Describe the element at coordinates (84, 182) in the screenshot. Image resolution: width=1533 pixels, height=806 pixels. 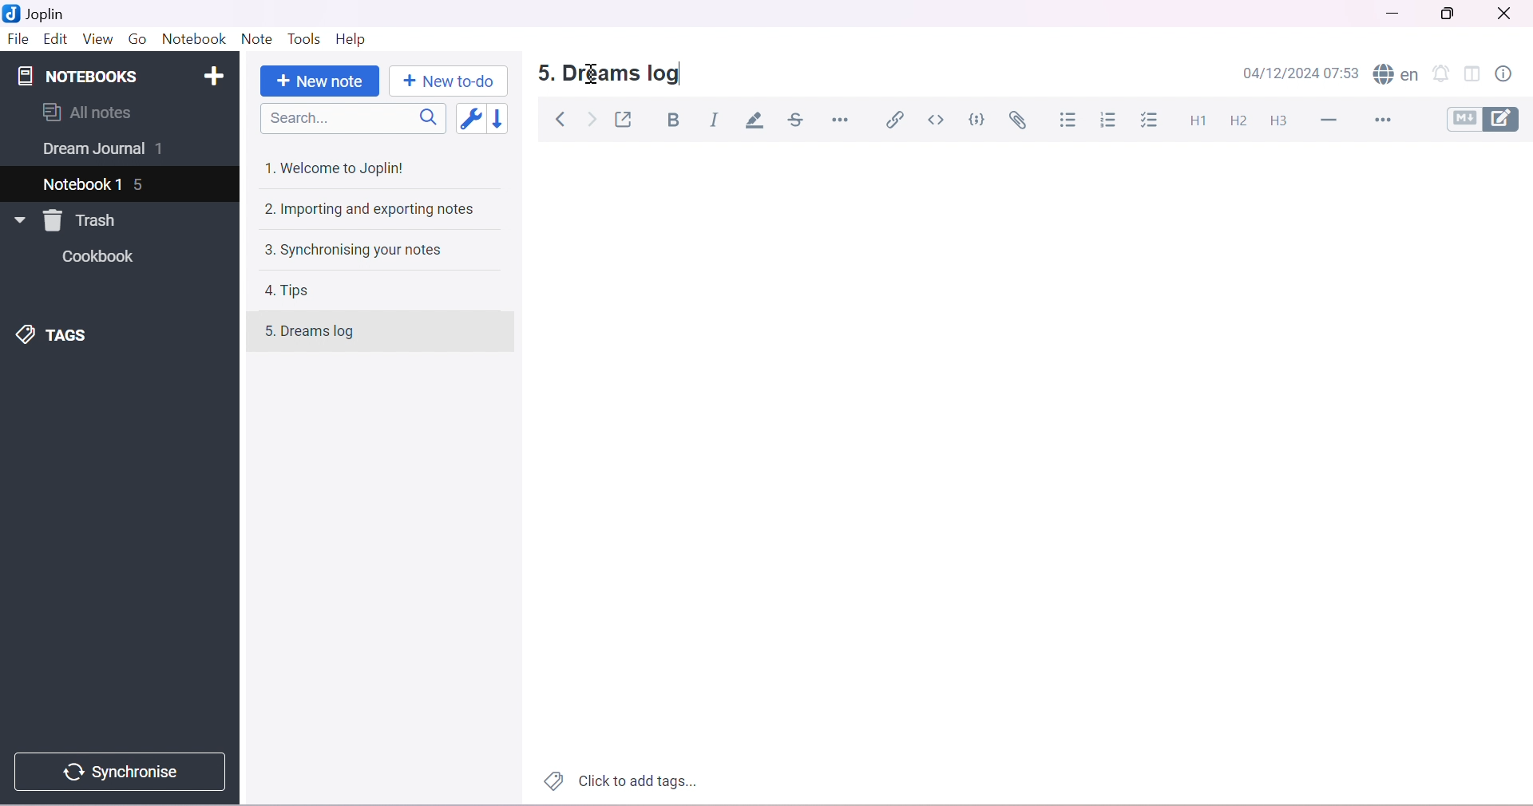
I see `Notebook 1` at that location.